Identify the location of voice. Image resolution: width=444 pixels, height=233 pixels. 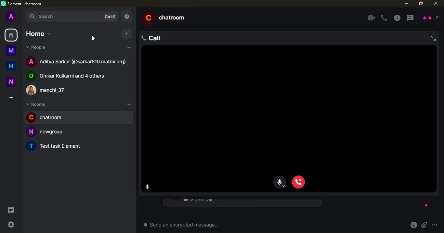
(281, 183).